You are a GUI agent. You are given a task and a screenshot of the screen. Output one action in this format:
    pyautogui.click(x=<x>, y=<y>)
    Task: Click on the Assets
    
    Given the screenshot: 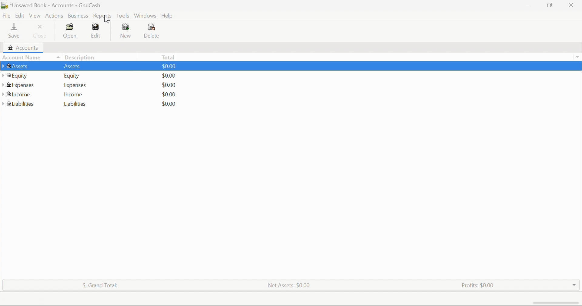 What is the action you would take?
    pyautogui.click(x=15, y=67)
    